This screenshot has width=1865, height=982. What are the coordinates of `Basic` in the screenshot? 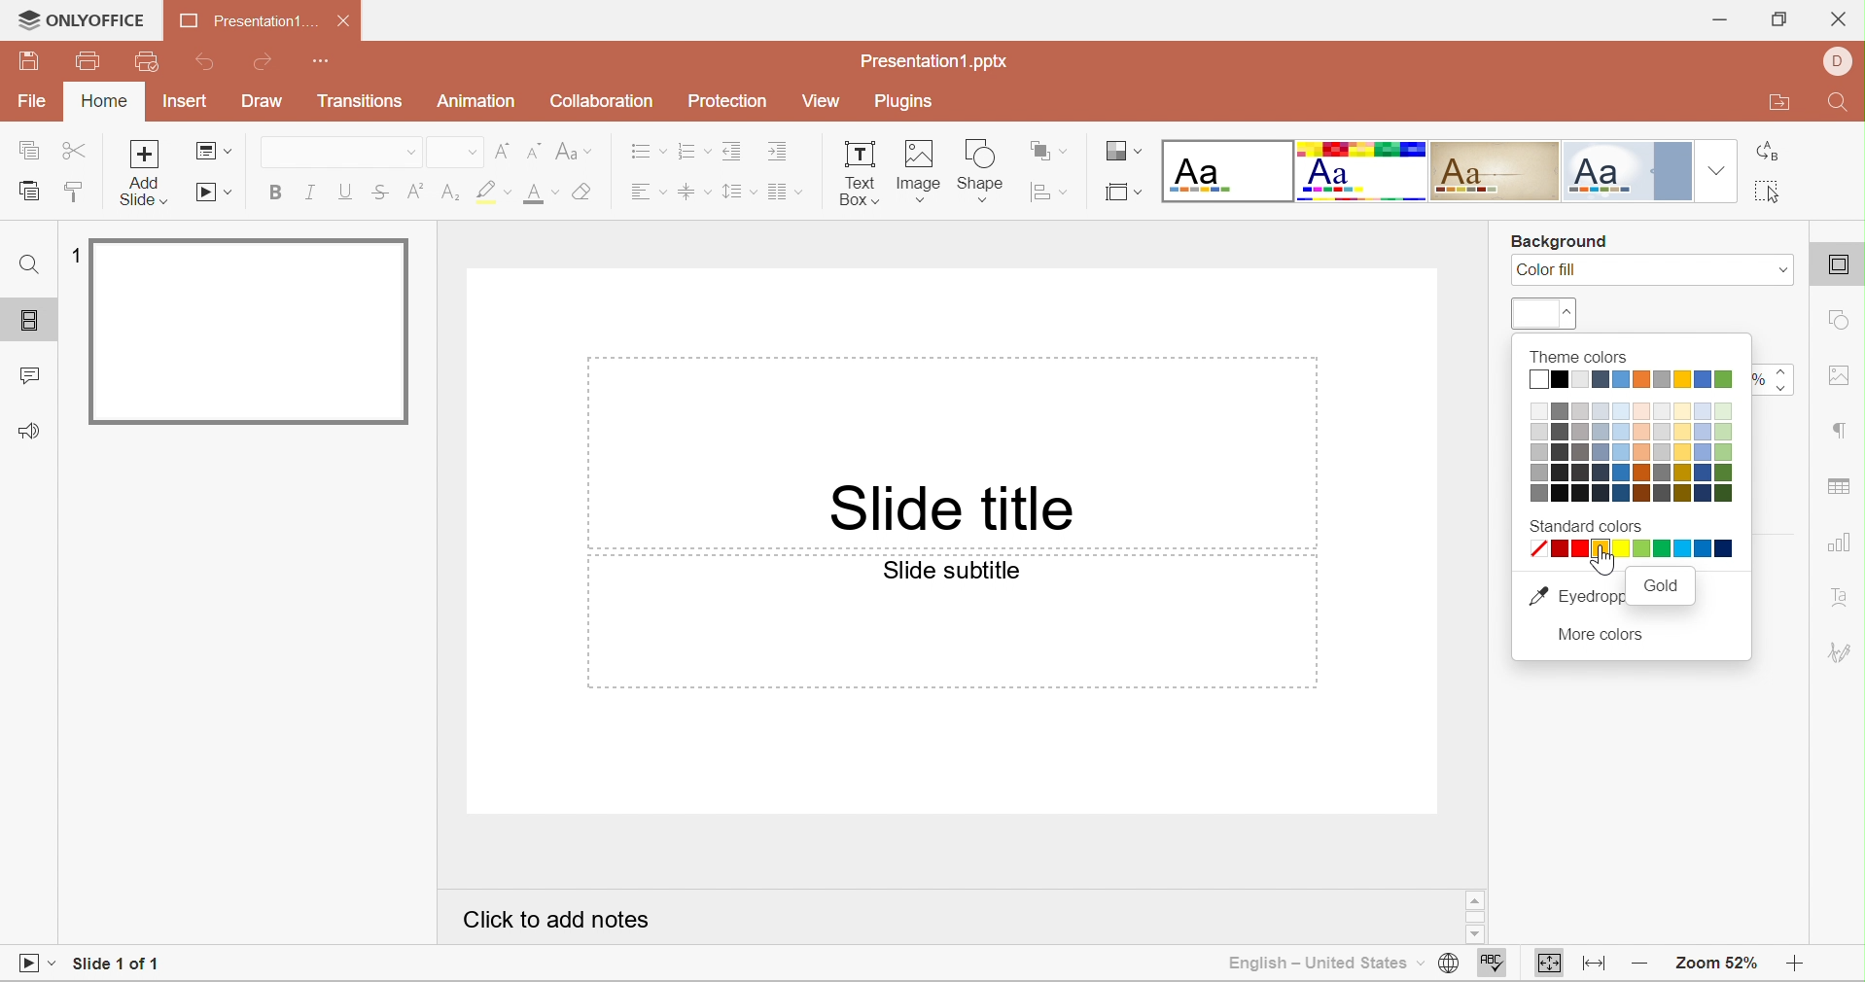 It's located at (1363, 170).